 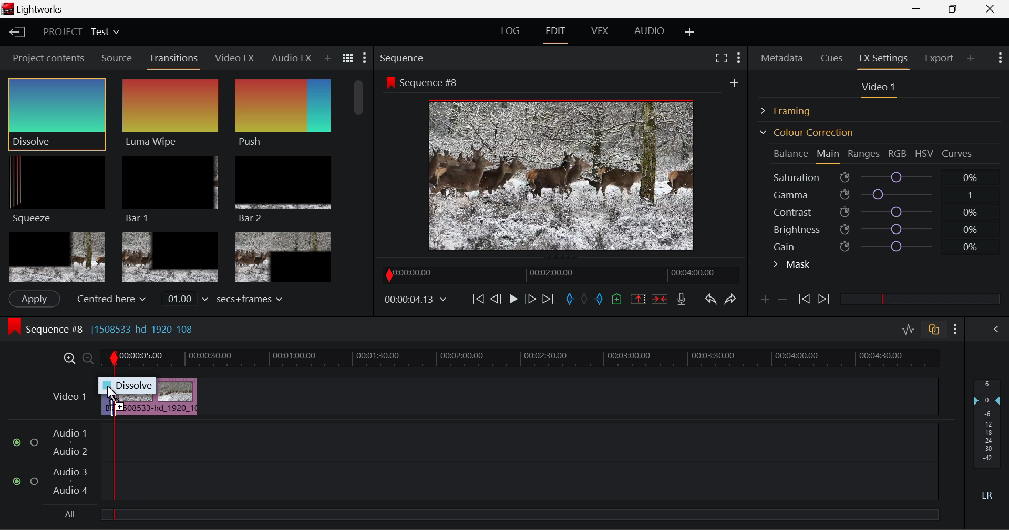 I want to click on Mark Out, so click(x=600, y=300).